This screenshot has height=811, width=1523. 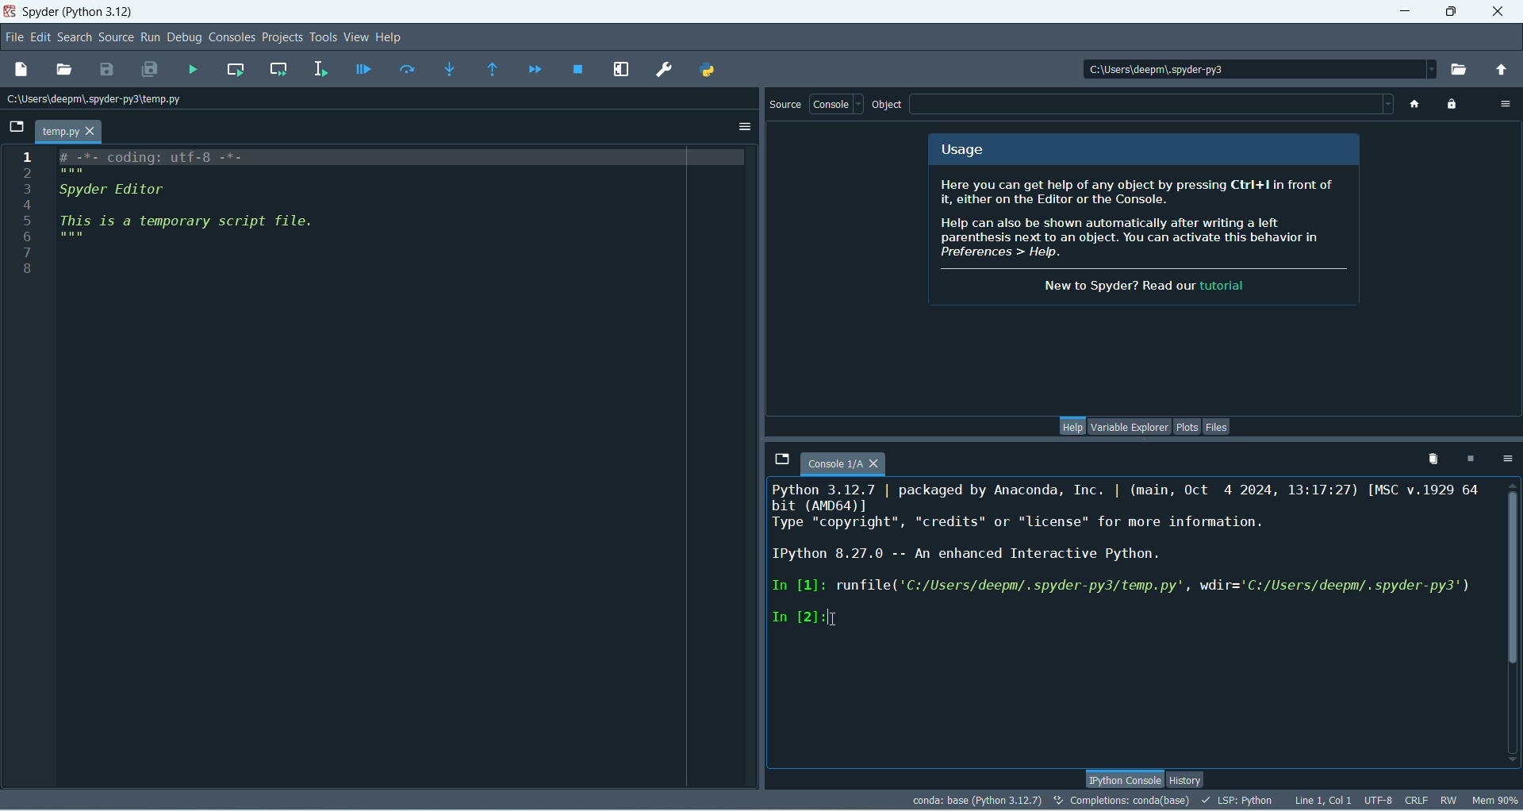 What do you see at coordinates (1187, 427) in the screenshot?
I see `plots` at bounding box center [1187, 427].